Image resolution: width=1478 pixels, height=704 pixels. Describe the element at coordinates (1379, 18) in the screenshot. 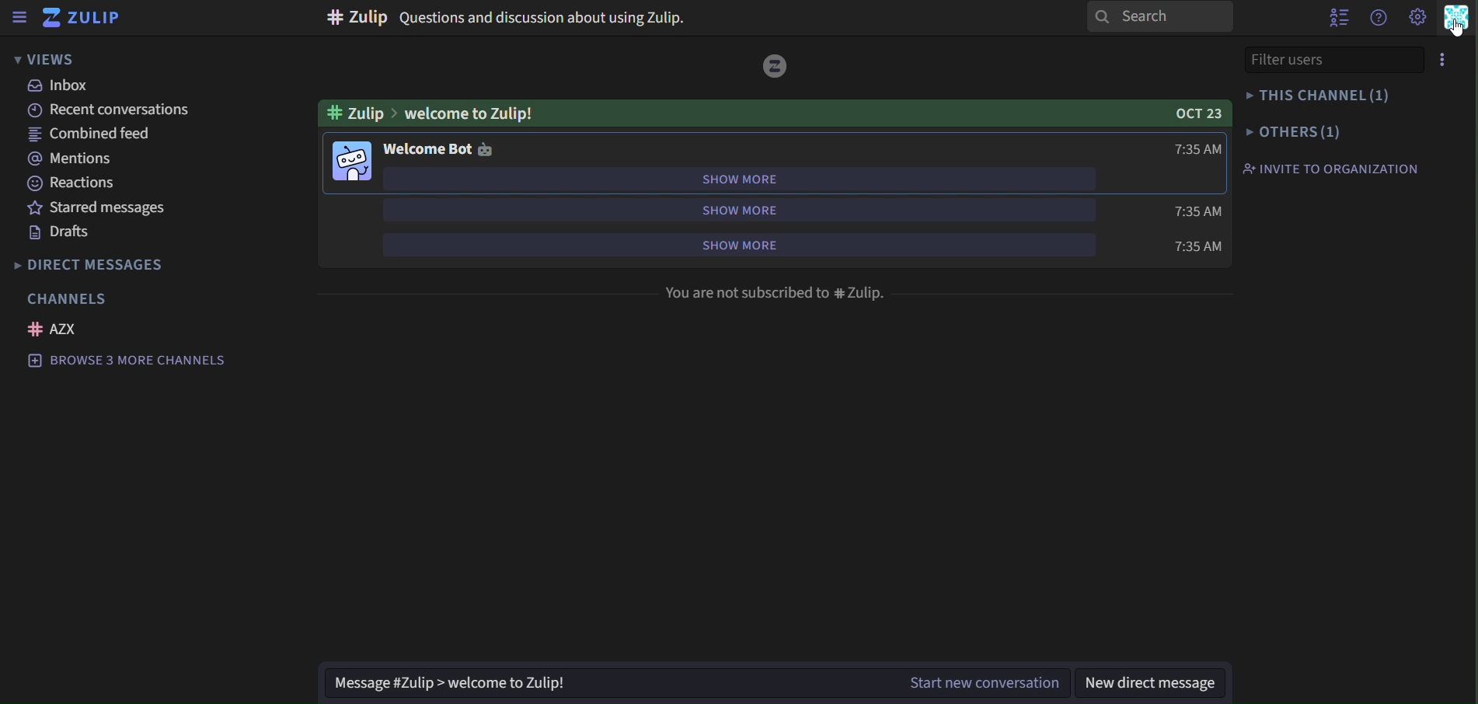

I see `help menu` at that location.